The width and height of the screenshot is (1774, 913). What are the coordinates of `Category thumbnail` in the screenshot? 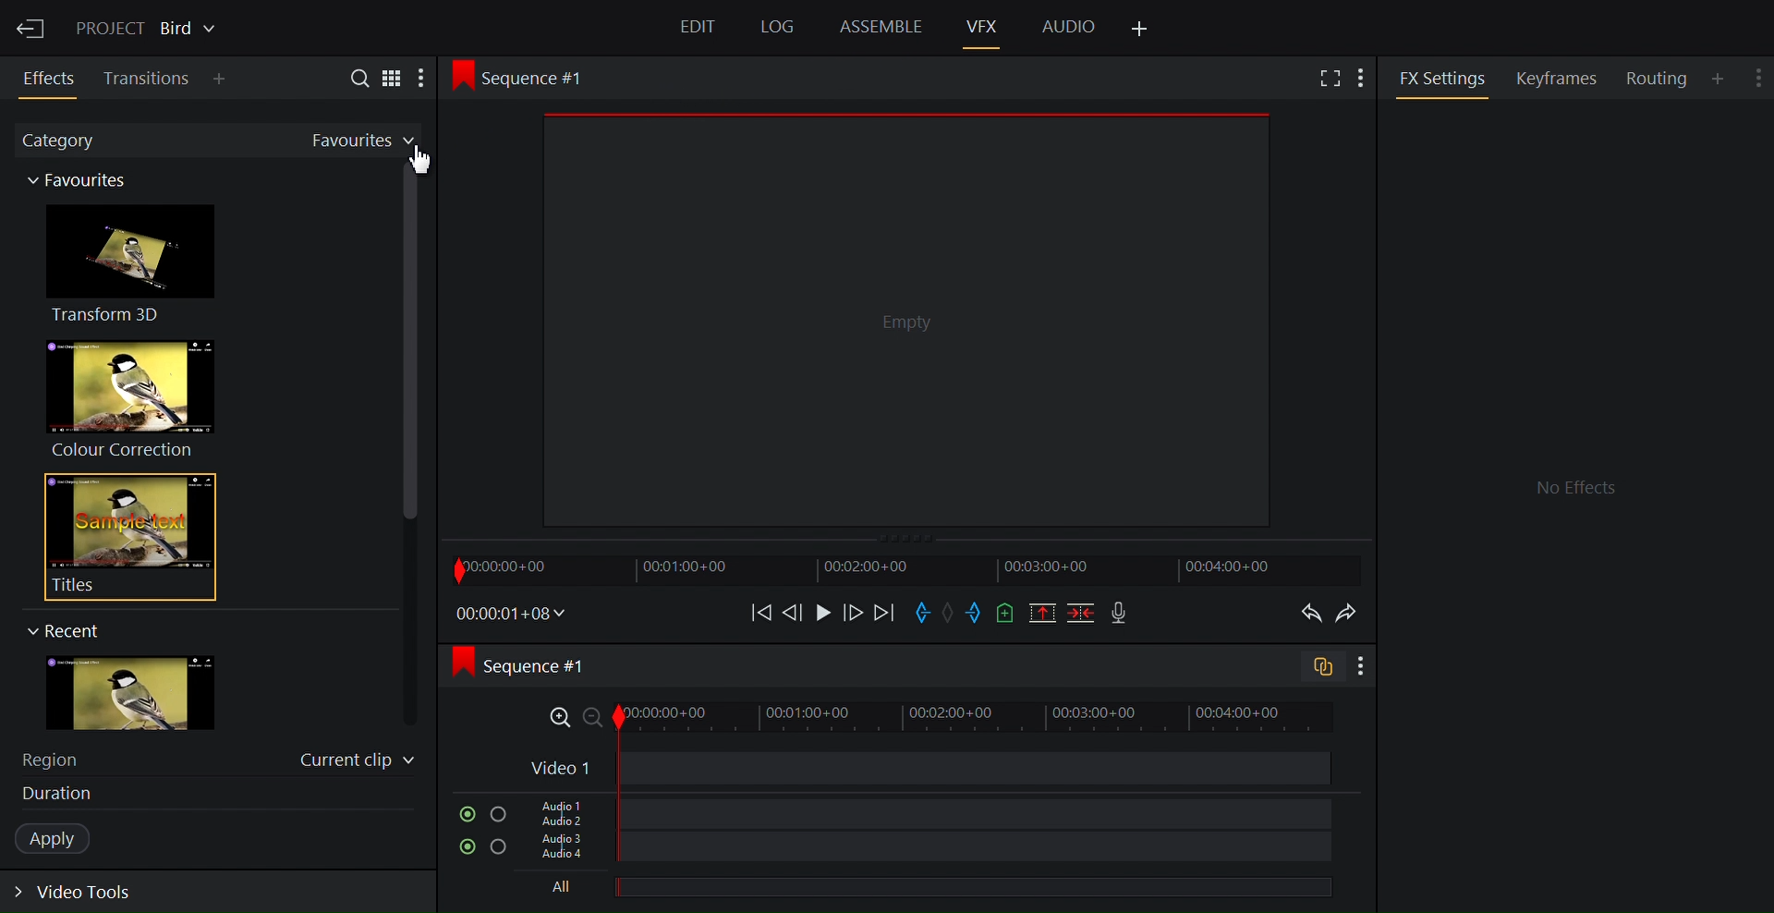 It's located at (79, 185).